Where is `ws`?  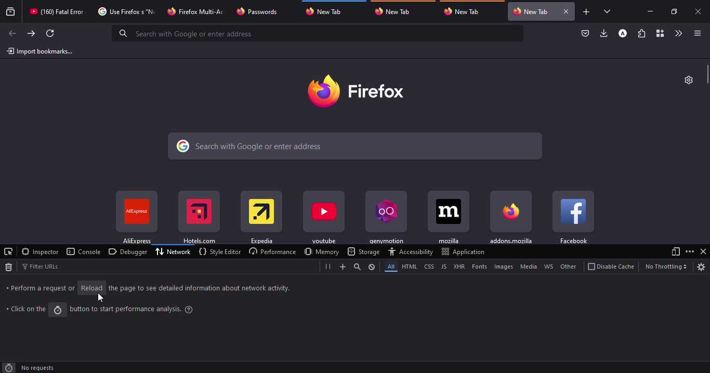 ws is located at coordinates (549, 267).